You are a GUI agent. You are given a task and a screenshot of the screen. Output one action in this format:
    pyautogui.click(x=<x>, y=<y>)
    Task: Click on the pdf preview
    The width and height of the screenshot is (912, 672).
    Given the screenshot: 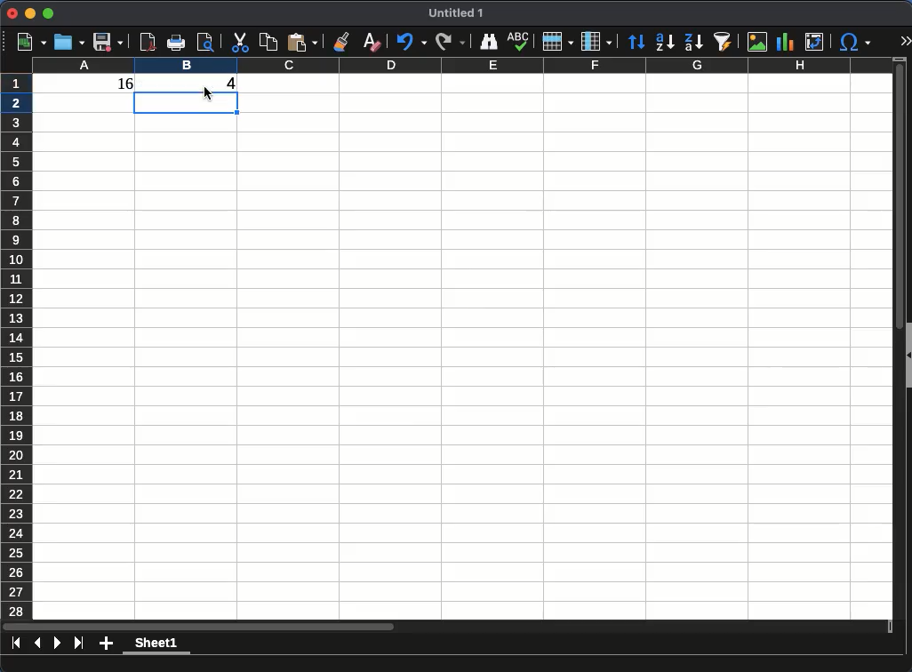 What is the action you would take?
    pyautogui.click(x=148, y=42)
    